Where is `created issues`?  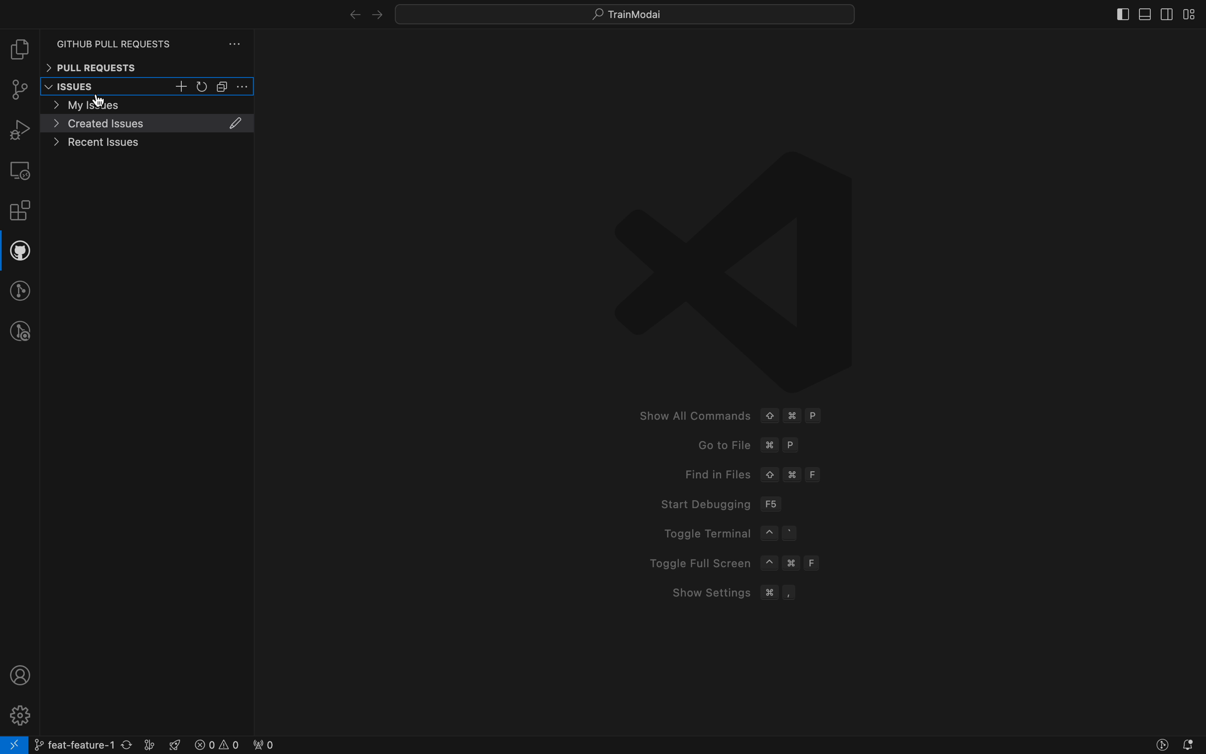 created issues is located at coordinates (149, 124).